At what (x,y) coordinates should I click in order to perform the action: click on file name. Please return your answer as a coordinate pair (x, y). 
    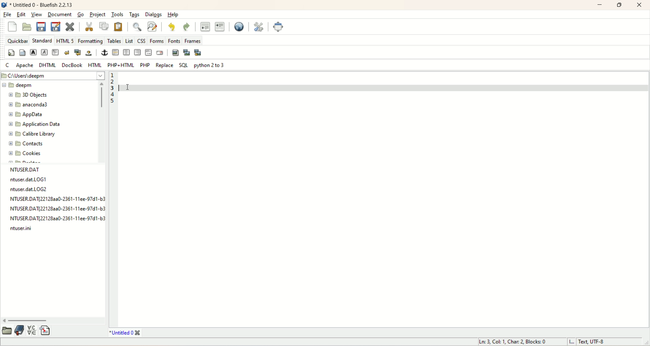
    Looking at the image, I should click on (57, 219).